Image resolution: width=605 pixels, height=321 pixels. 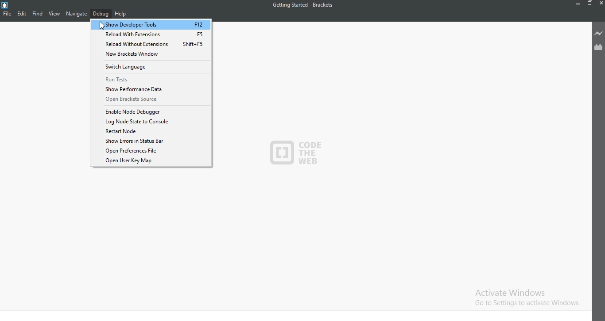 What do you see at coordinates (148, 151) in the screenshot?
I see `Open Preferences File` at bounding box center [148, 151].